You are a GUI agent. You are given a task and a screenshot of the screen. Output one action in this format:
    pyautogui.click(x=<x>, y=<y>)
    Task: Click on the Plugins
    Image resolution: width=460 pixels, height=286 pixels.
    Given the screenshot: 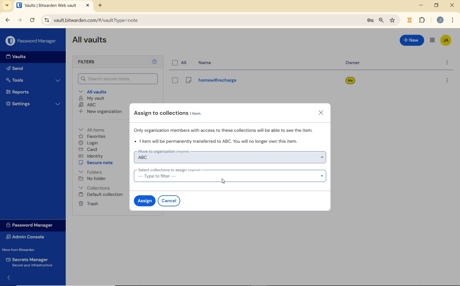 What is the action you would take?
    pyautogui.click(x=423, y=19)
    